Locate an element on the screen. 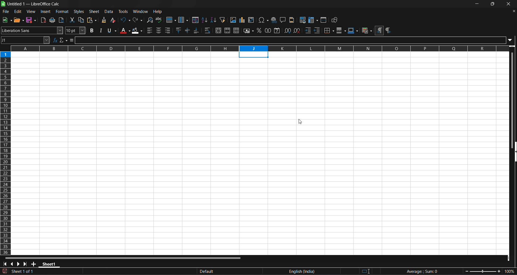 The width and height of the screenshot is (517, 275). select function is located at coordinates (64, 40).